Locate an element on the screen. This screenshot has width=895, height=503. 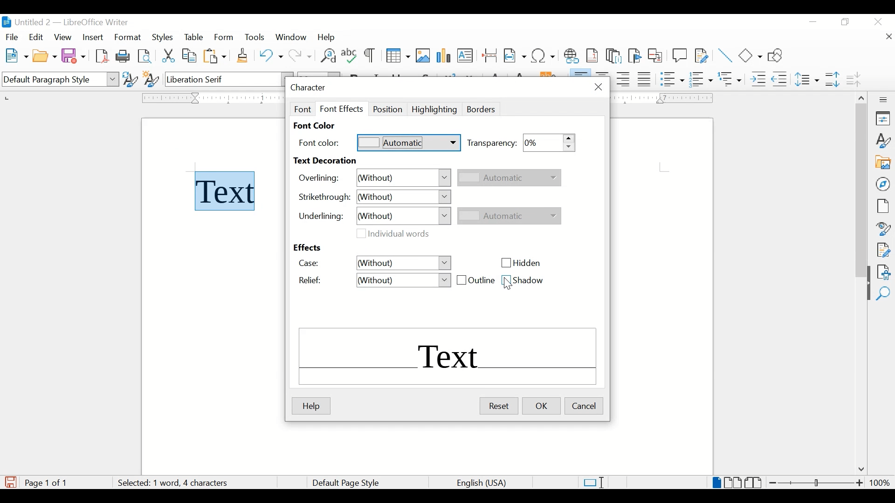
new comment is located at coordinates (680, 55).